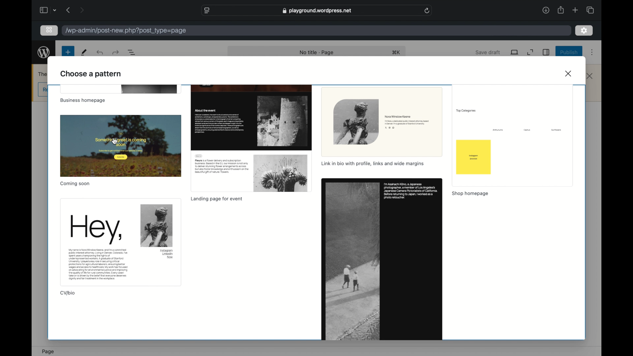 This screenshot has height=356, width=633. I want to click on undo, so click(115, 52).